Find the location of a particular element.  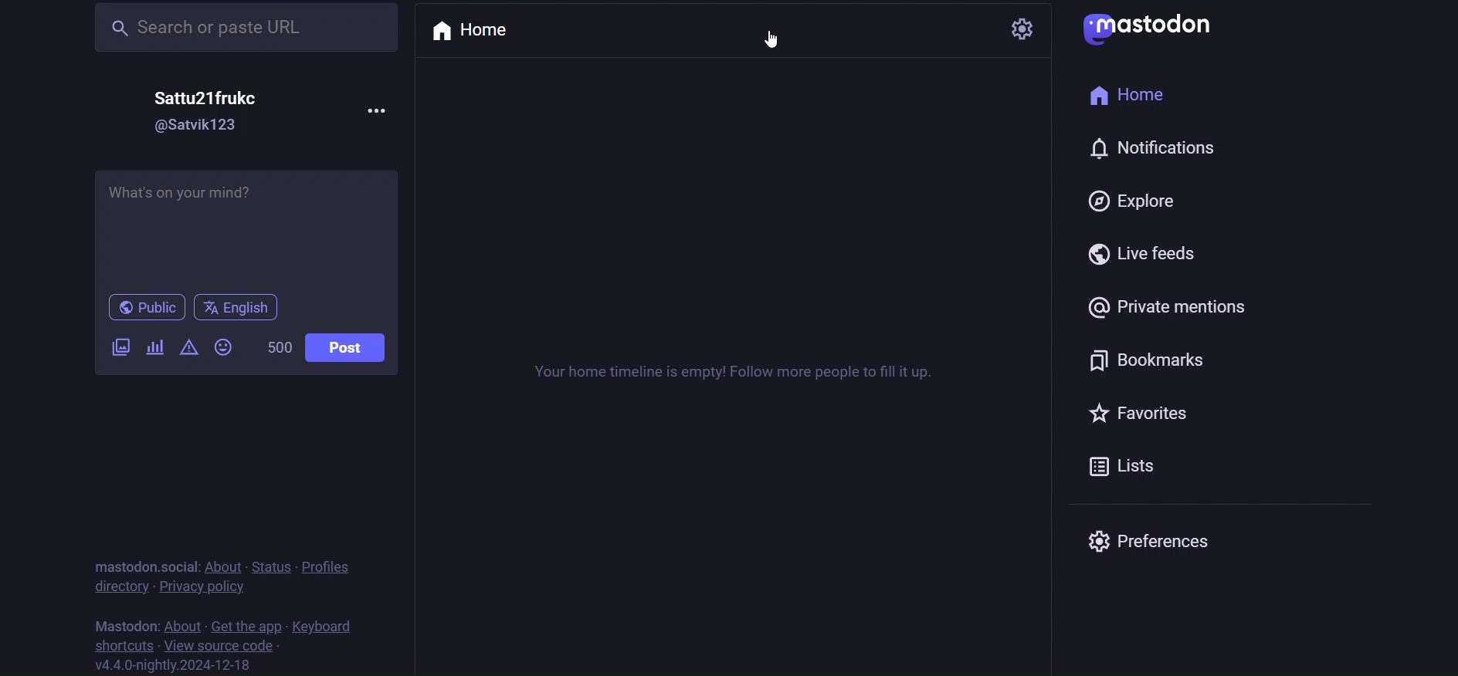

content warning is located at coordinates (188, 345).